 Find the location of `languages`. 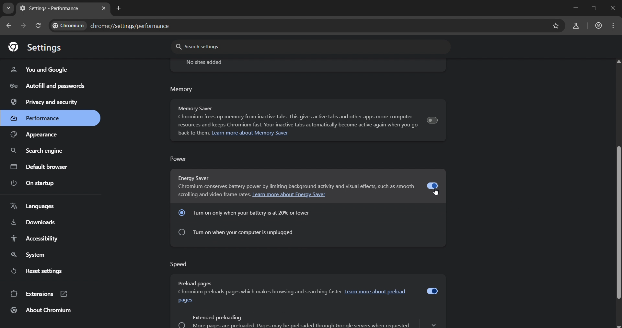

languages is located at coordinates (33, 206).